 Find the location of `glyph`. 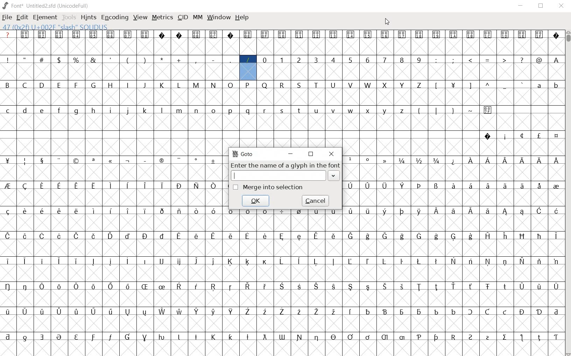

glyph is located at coordinates (180, 262).